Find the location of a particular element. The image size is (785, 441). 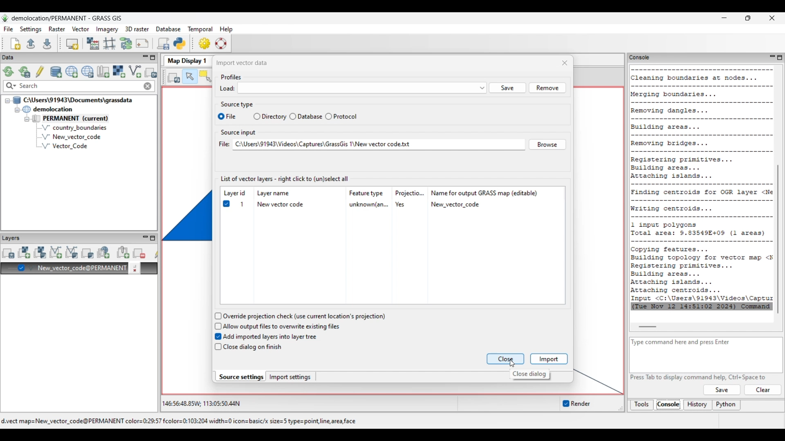

Launch user-defined script is located at coordinates (163, 43).